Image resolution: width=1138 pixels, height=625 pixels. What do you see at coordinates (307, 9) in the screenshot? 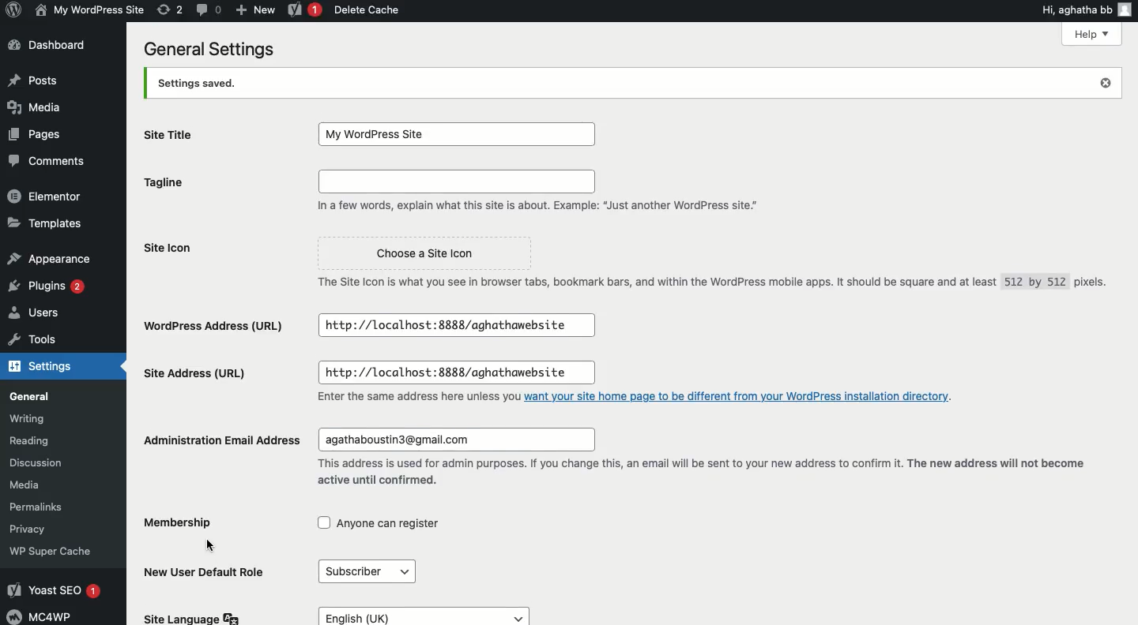
I see `Yoast` at bounding box center [307, 9].